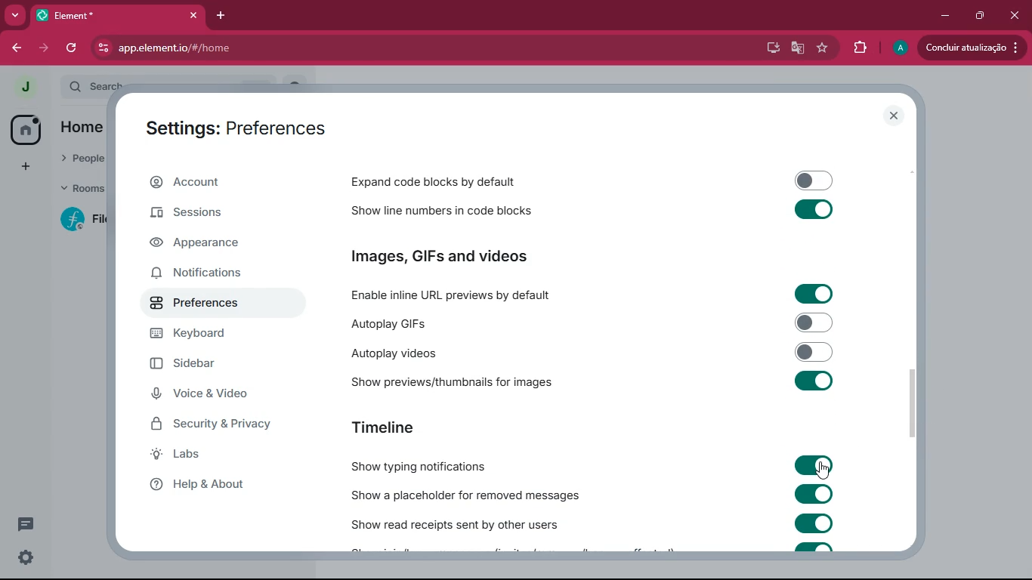 The width and height of the screenshot is (1032, 580). I want to click on refresh, so click(71, 49).